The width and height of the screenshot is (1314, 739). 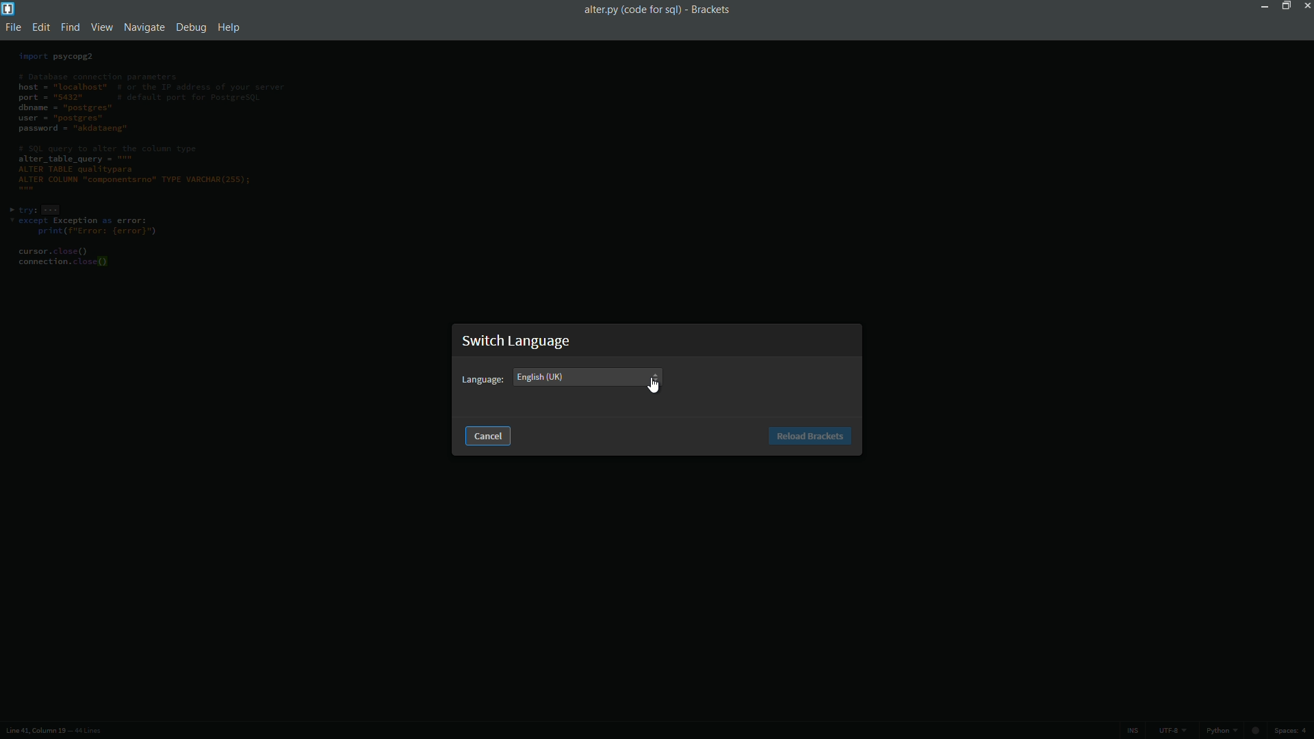 I want to click on space, so click(x=1289, y=730).